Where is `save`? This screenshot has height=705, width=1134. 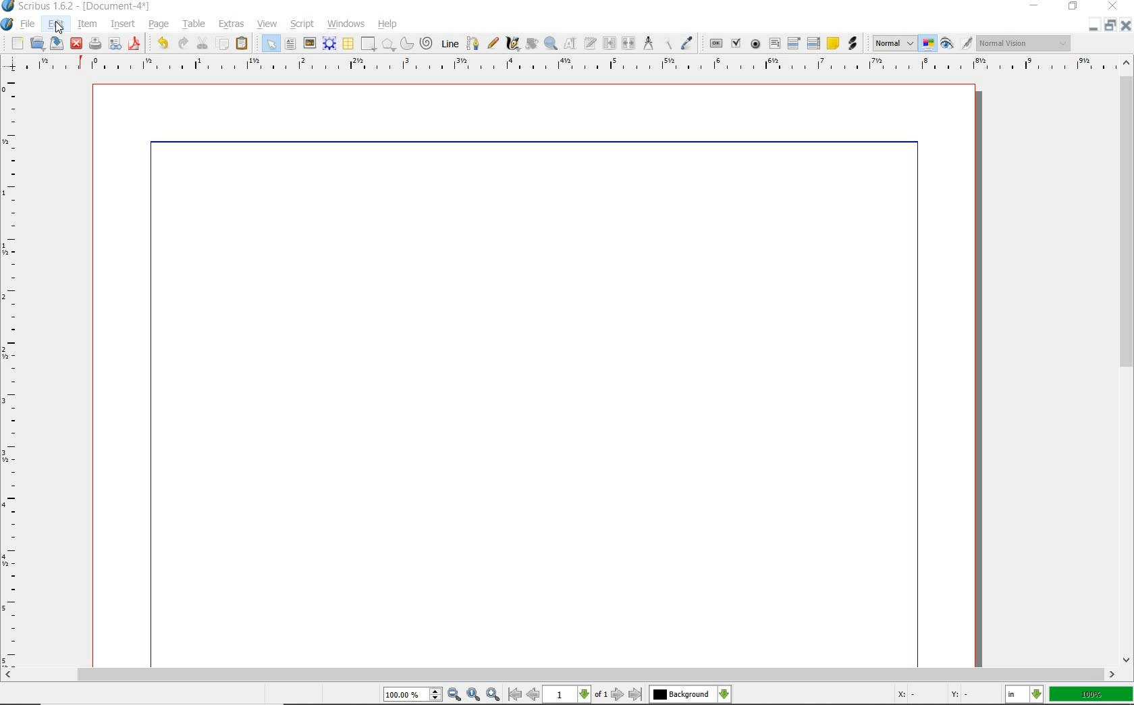
save is located at coordinates (57, 43).